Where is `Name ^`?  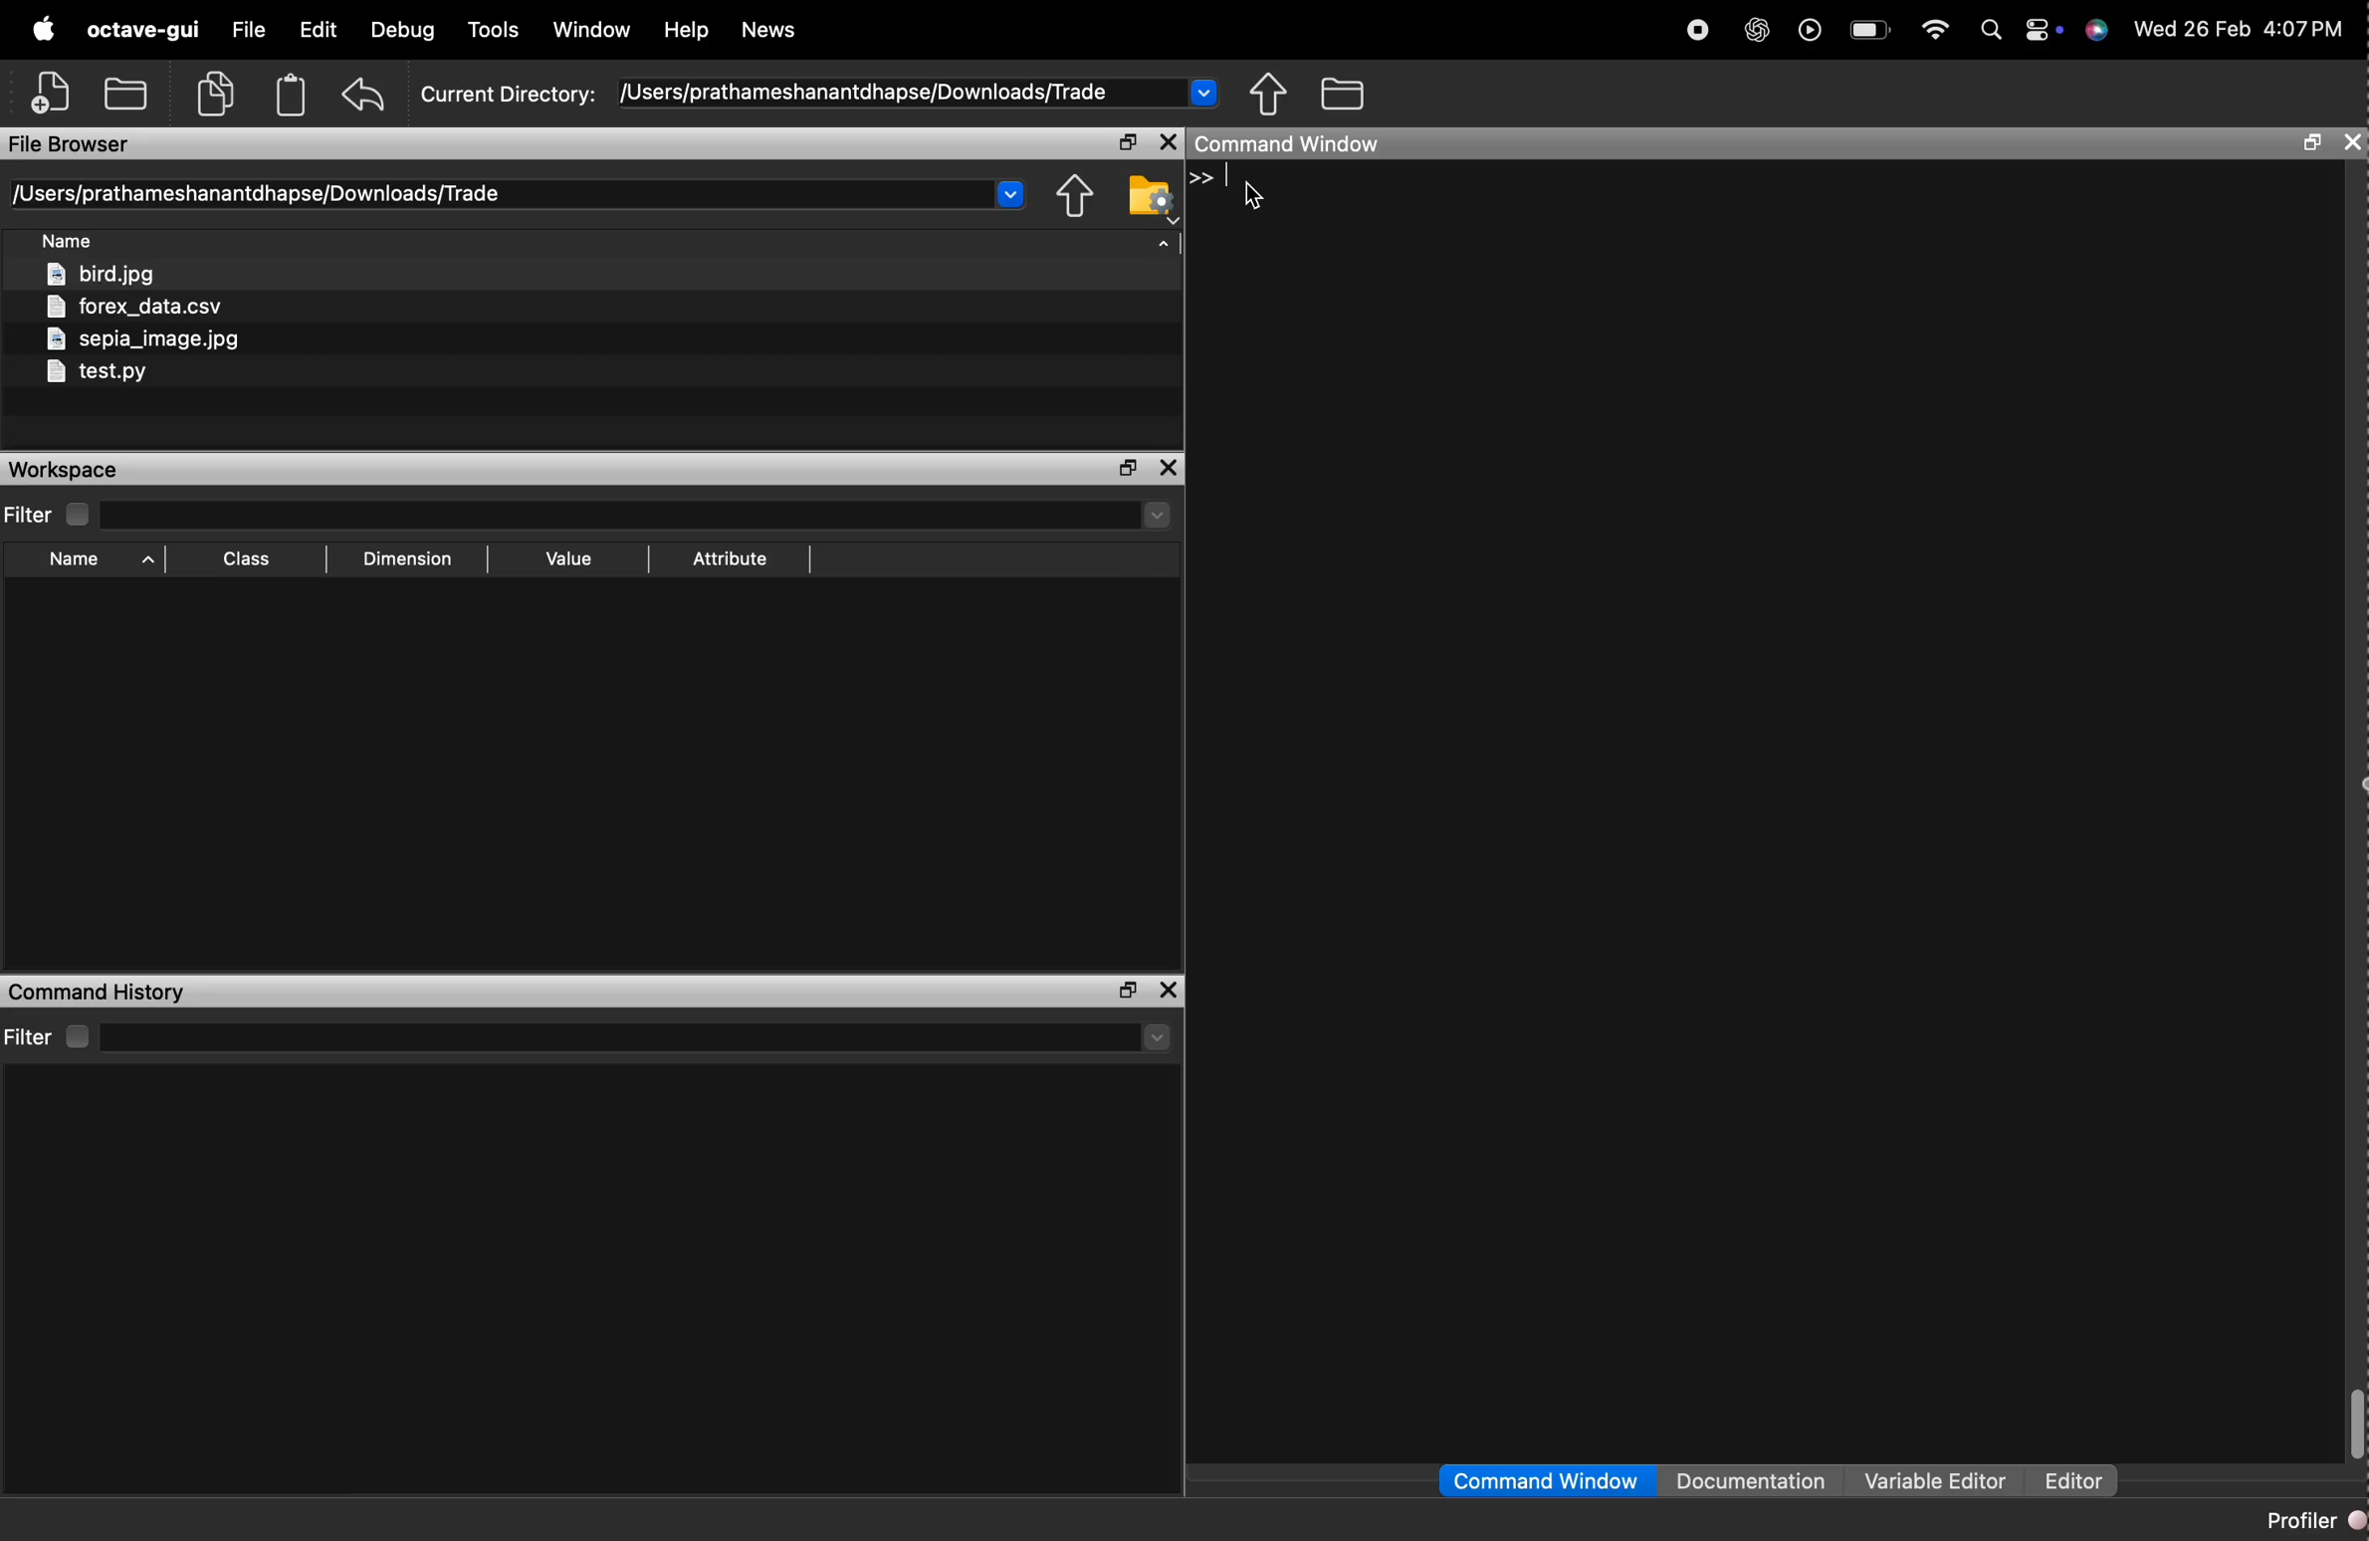
Name ^ is located at coordinates (106, 559).